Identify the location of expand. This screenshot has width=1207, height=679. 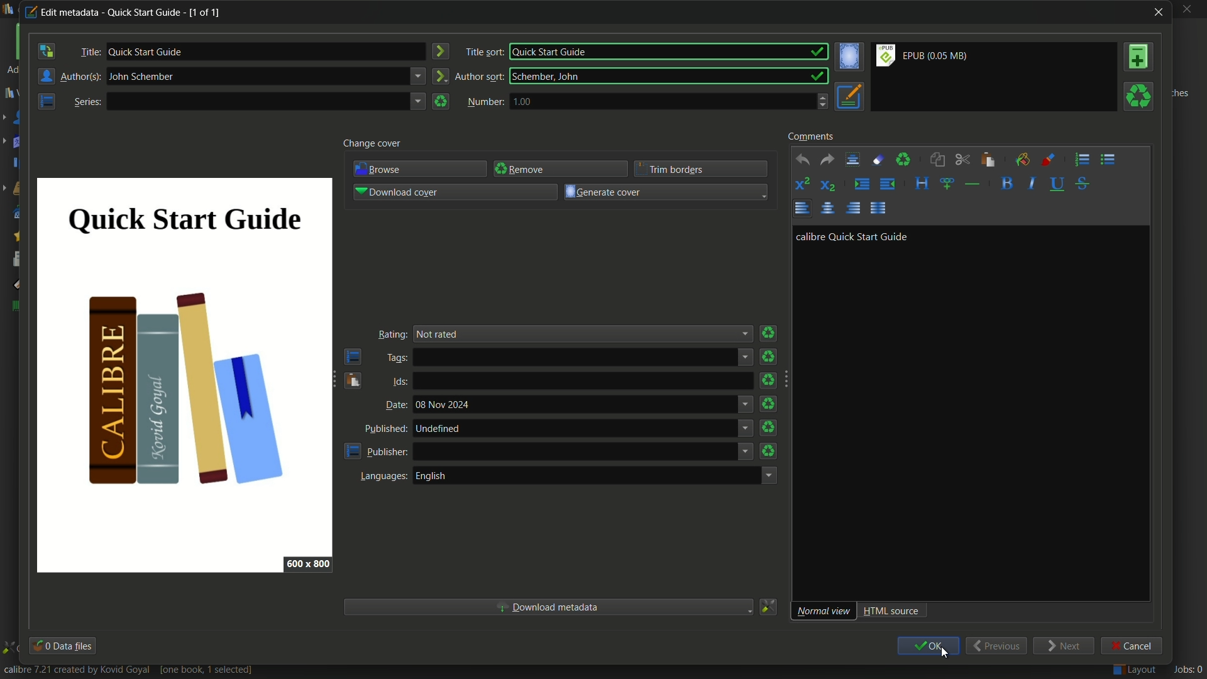
(417, 102).